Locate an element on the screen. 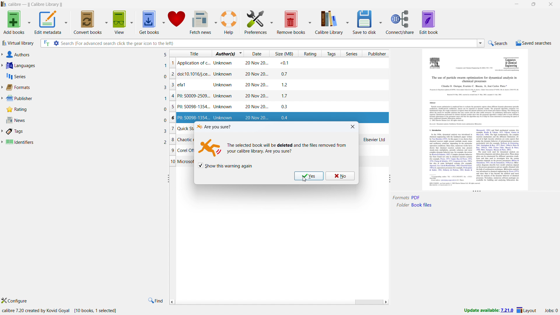 The width and height of the screenshot is (560, 315). edit metadata  is located at coordinates (48, 22).